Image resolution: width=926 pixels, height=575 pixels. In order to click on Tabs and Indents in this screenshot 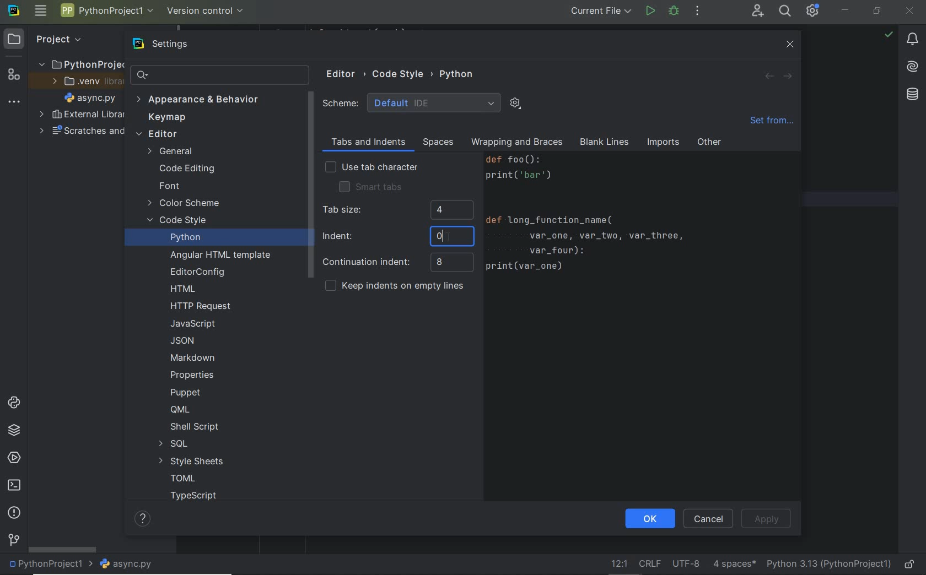, I will do `click(367, 143)`.